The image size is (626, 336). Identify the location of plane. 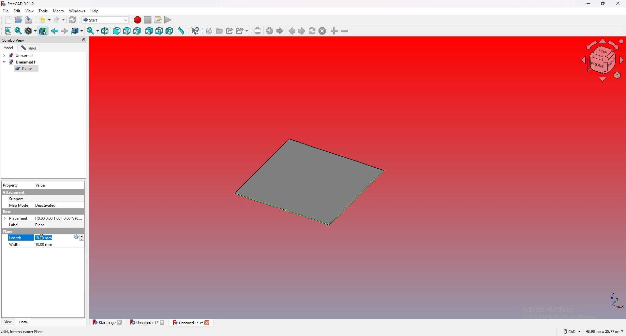
(43, 224).